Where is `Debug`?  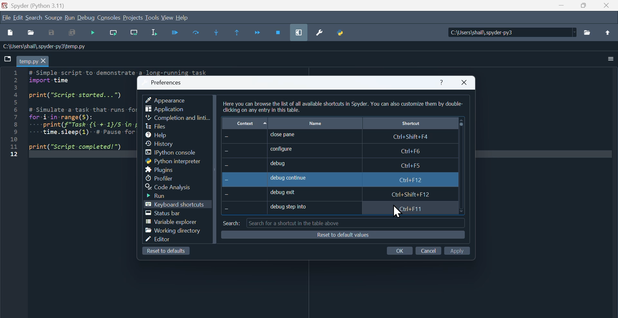
Debug is located at coordinates (86, 17).